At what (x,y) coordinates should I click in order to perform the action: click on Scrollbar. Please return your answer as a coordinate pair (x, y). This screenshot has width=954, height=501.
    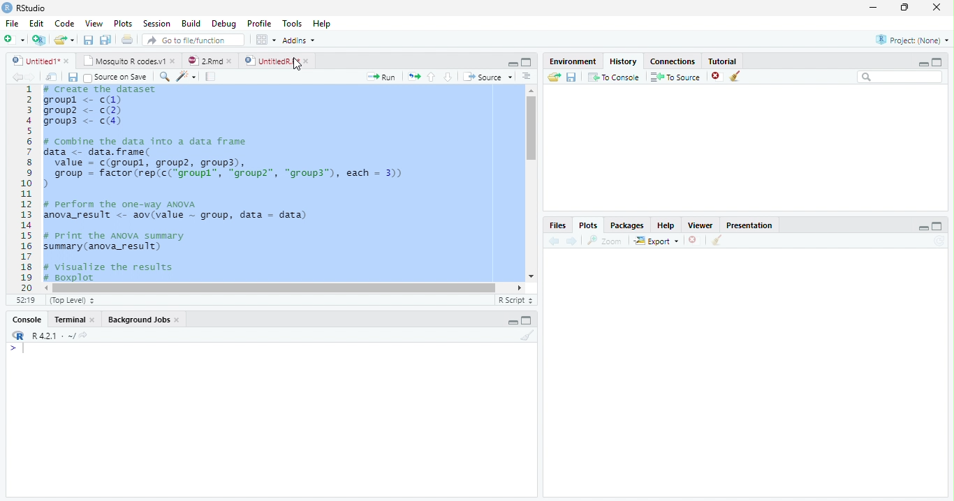
    Looking at the image, I should click on (529, 184).